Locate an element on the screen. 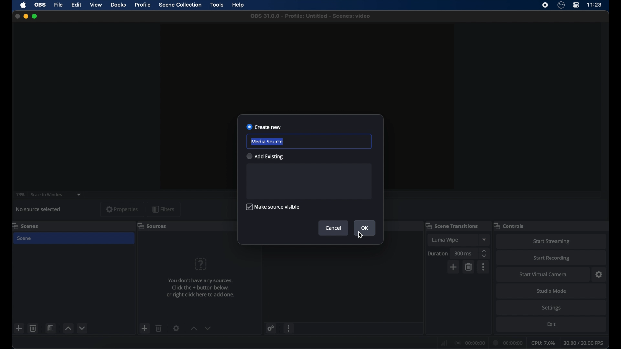  netwrok is located at coordinates (444, 343).